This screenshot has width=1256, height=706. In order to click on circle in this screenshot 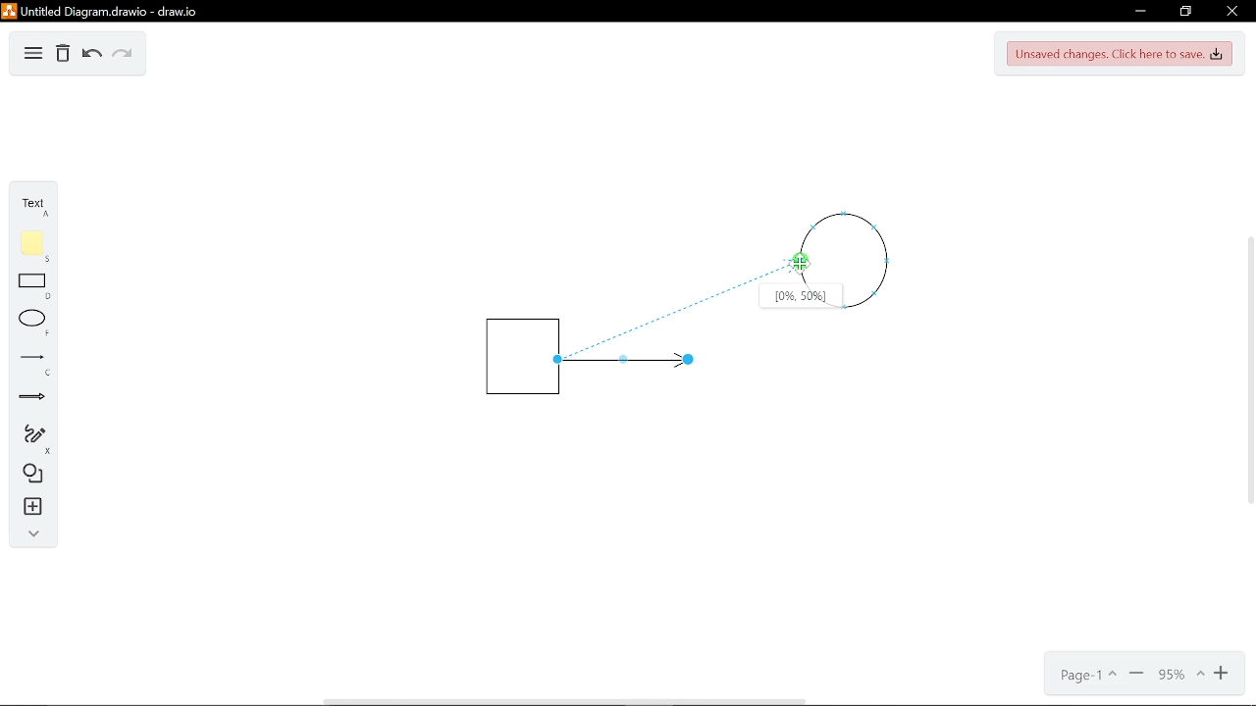, I will do `click(875, 277)`.